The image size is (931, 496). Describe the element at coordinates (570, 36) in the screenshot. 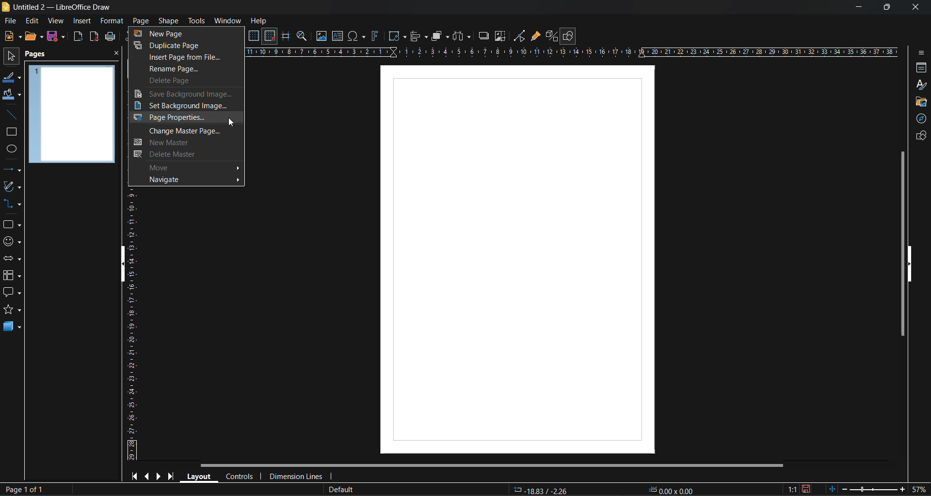

I see `show draw functions` at that location.